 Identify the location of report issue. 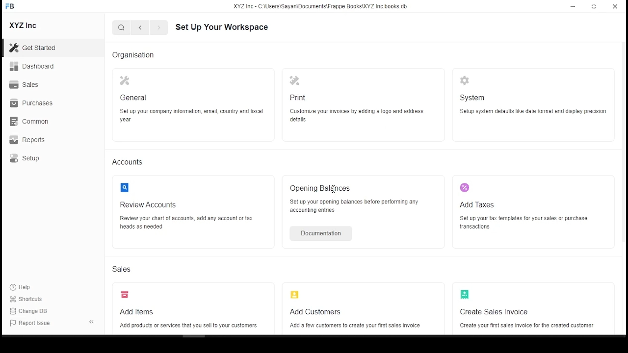
(34, 325).